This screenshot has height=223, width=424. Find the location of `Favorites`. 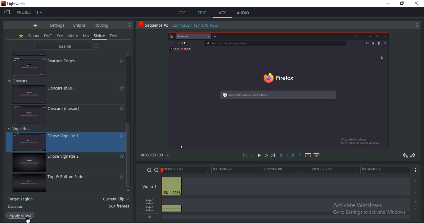

Favorites is located at coordinates (20, 37).